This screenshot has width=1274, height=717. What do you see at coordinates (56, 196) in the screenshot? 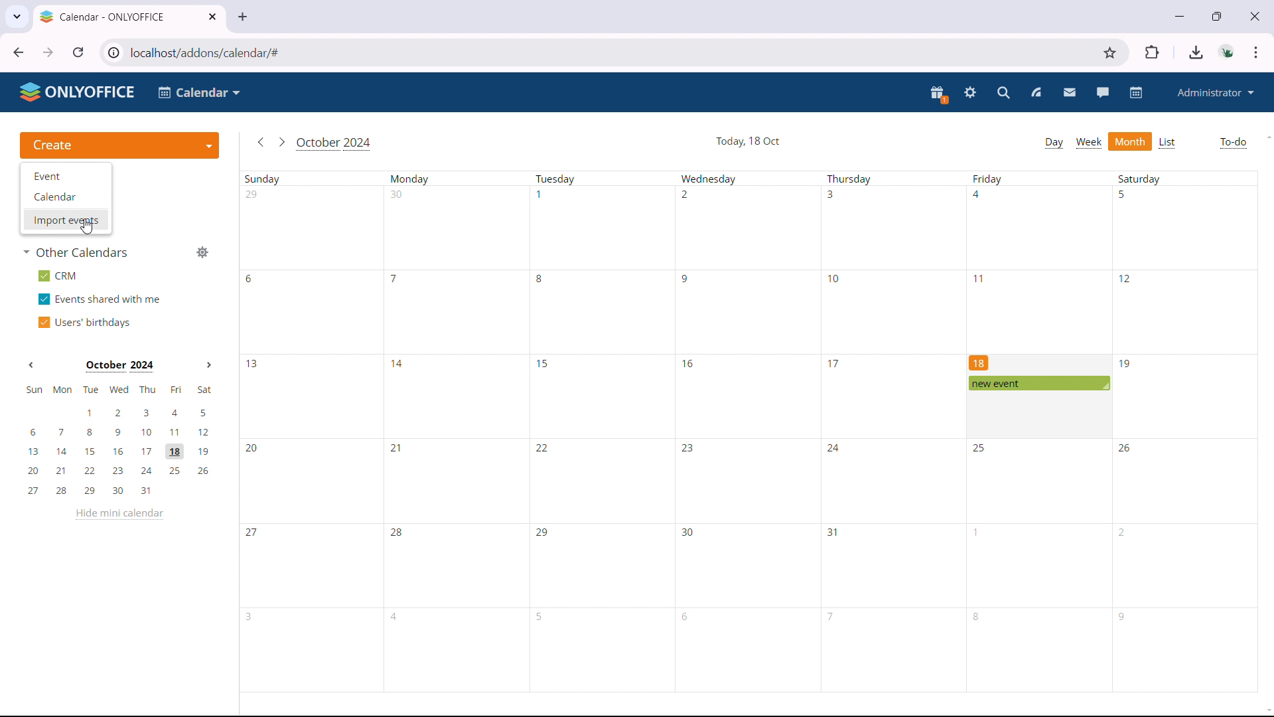
I see `Calendar` at bounding box center [56, 196].